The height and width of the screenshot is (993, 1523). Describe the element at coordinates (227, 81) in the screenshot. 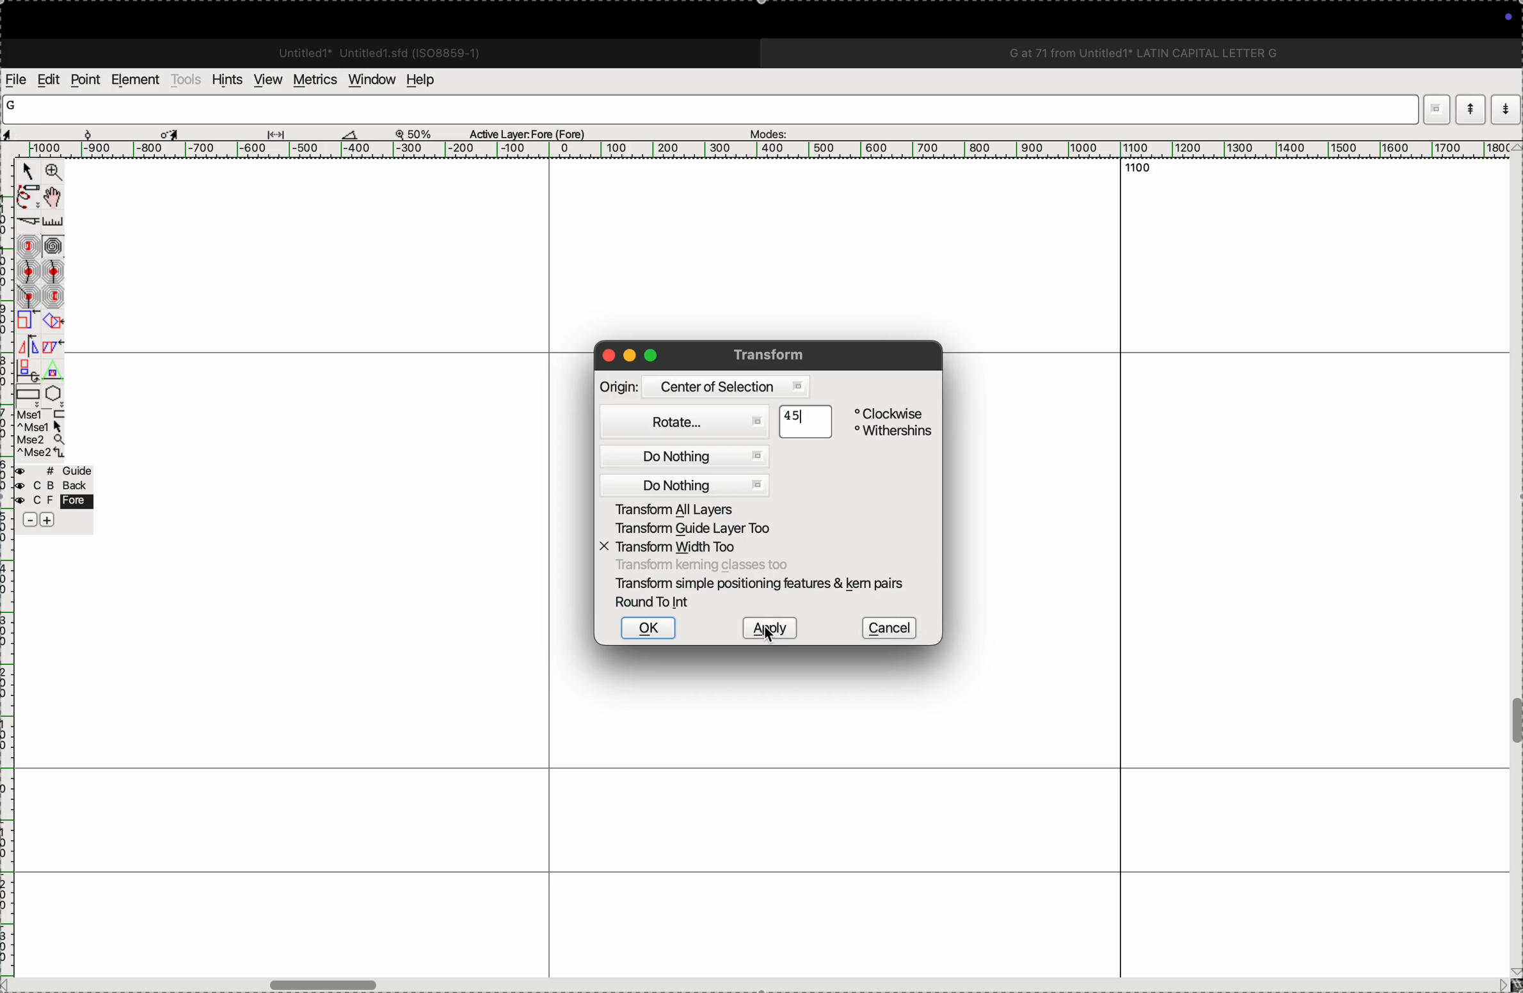

I see `hints` at that location.